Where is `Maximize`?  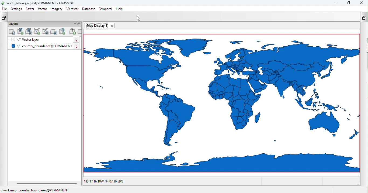 Maximize is located at coordinates (80, 24).